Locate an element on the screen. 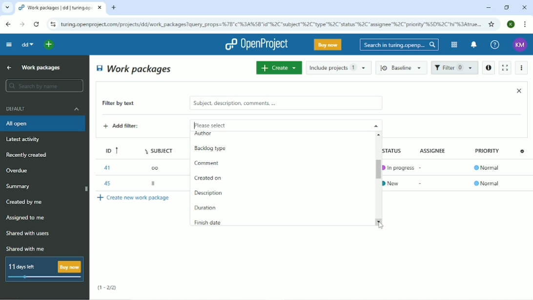 The height and width of the screenshot is (300, 533). Add filter is located at coordinates (128, 127).